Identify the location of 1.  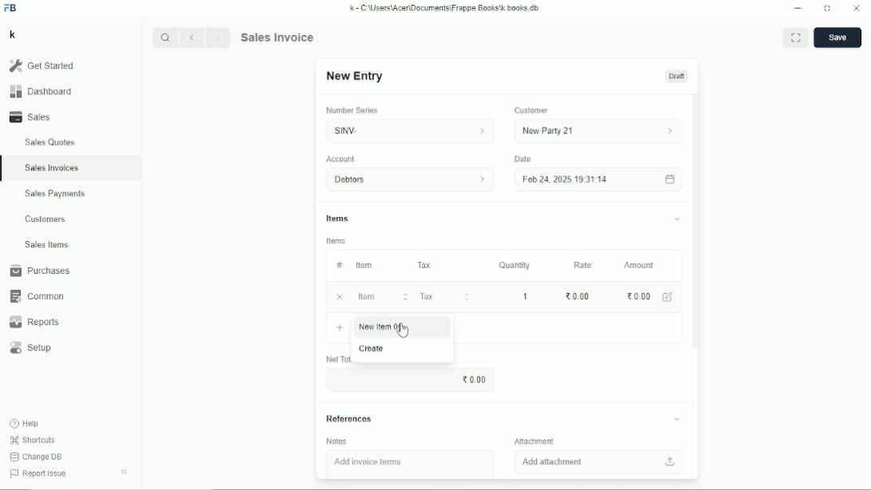
(527, 296).